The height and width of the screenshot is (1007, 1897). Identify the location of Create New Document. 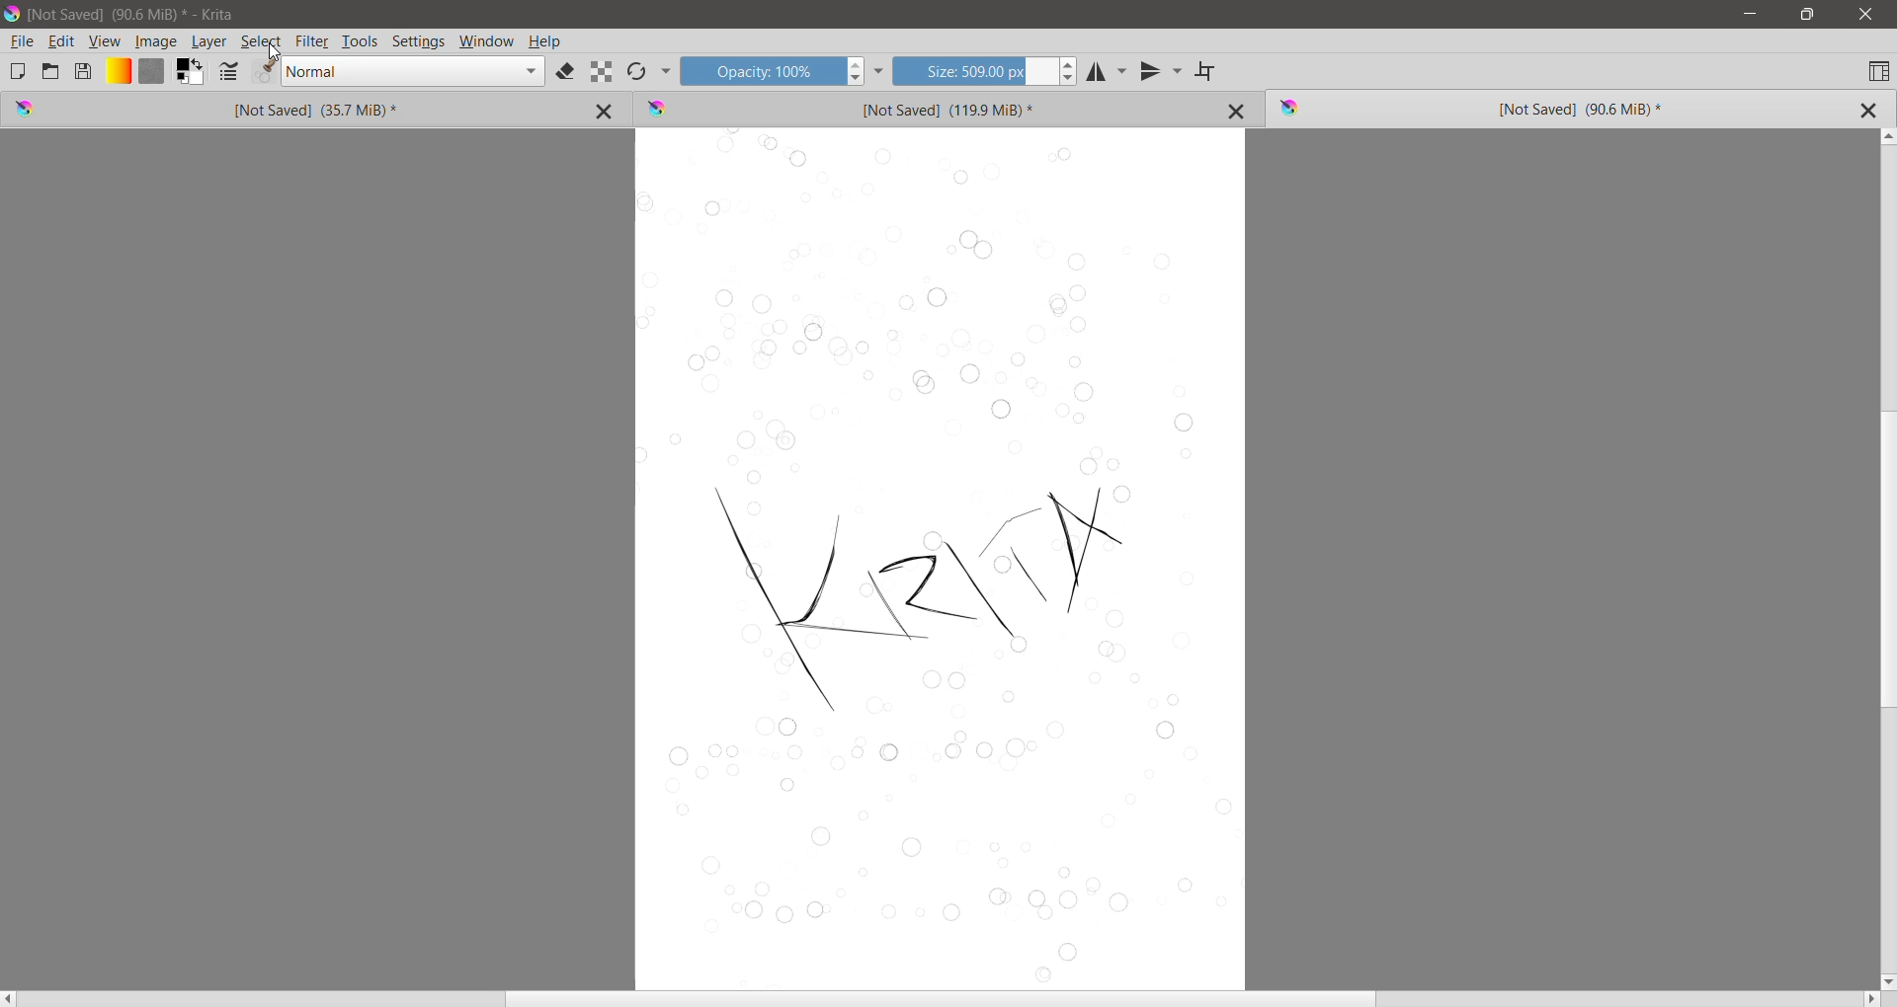
(17, 71).